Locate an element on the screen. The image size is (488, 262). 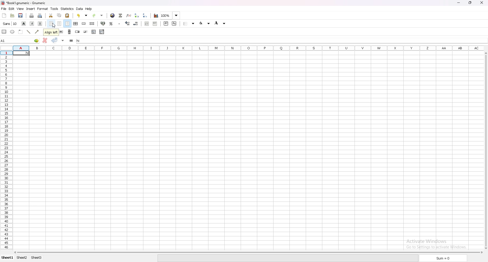
close is located at coordinates (482, 3).